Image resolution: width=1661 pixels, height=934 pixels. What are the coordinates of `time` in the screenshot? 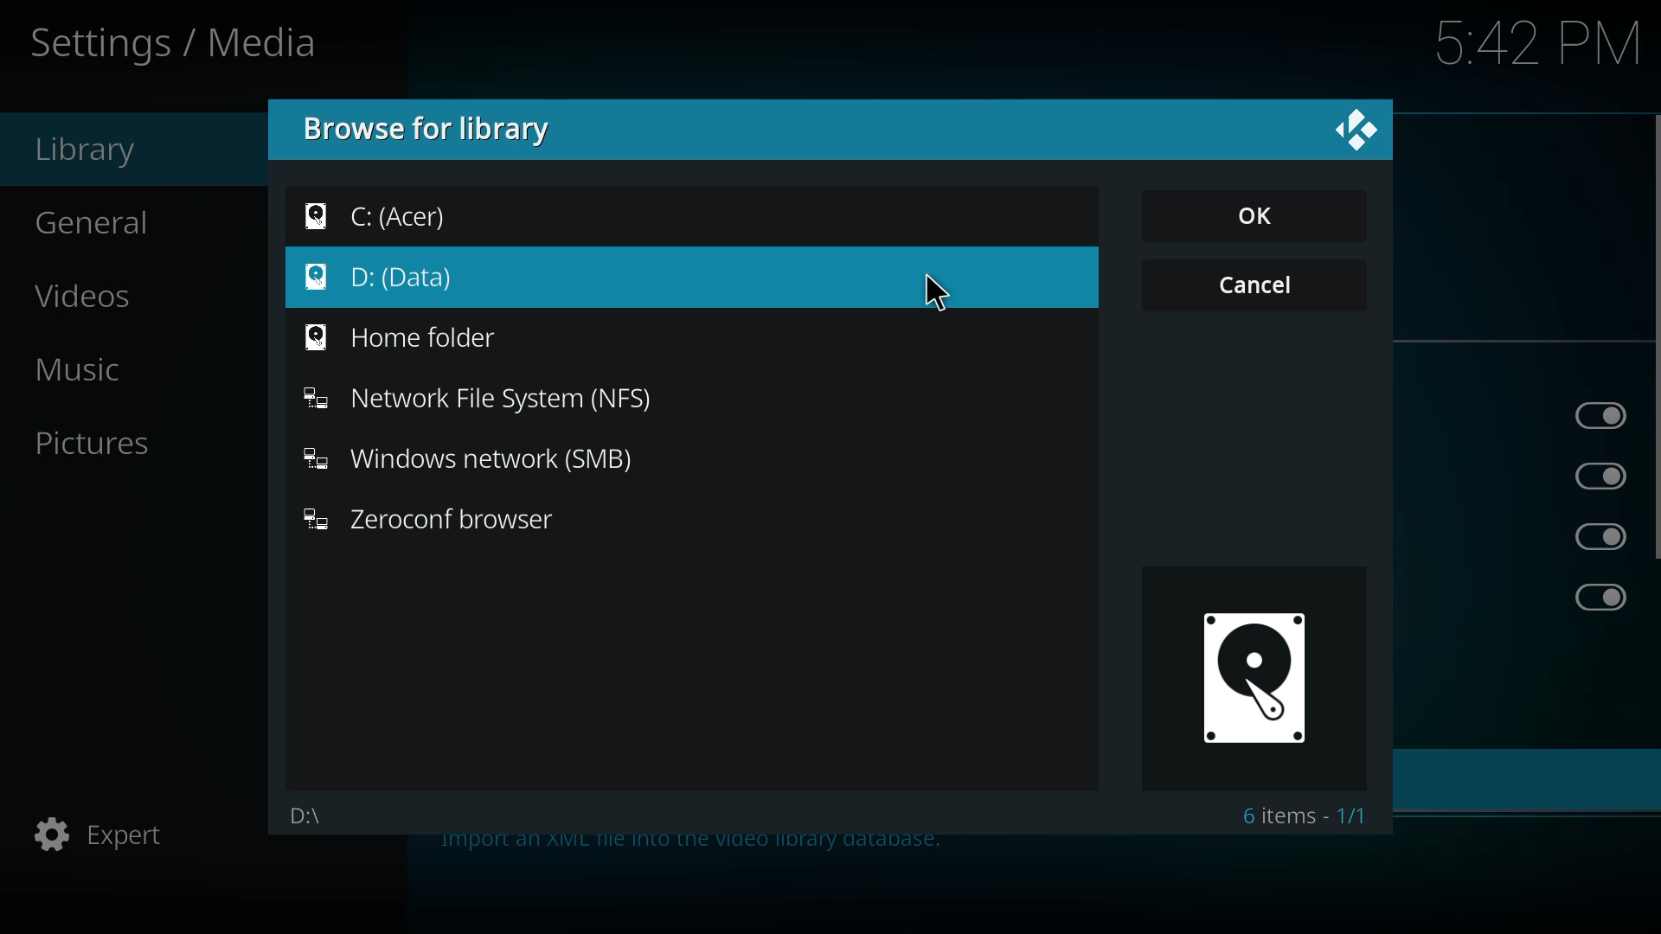 It's located at (1540, 40).